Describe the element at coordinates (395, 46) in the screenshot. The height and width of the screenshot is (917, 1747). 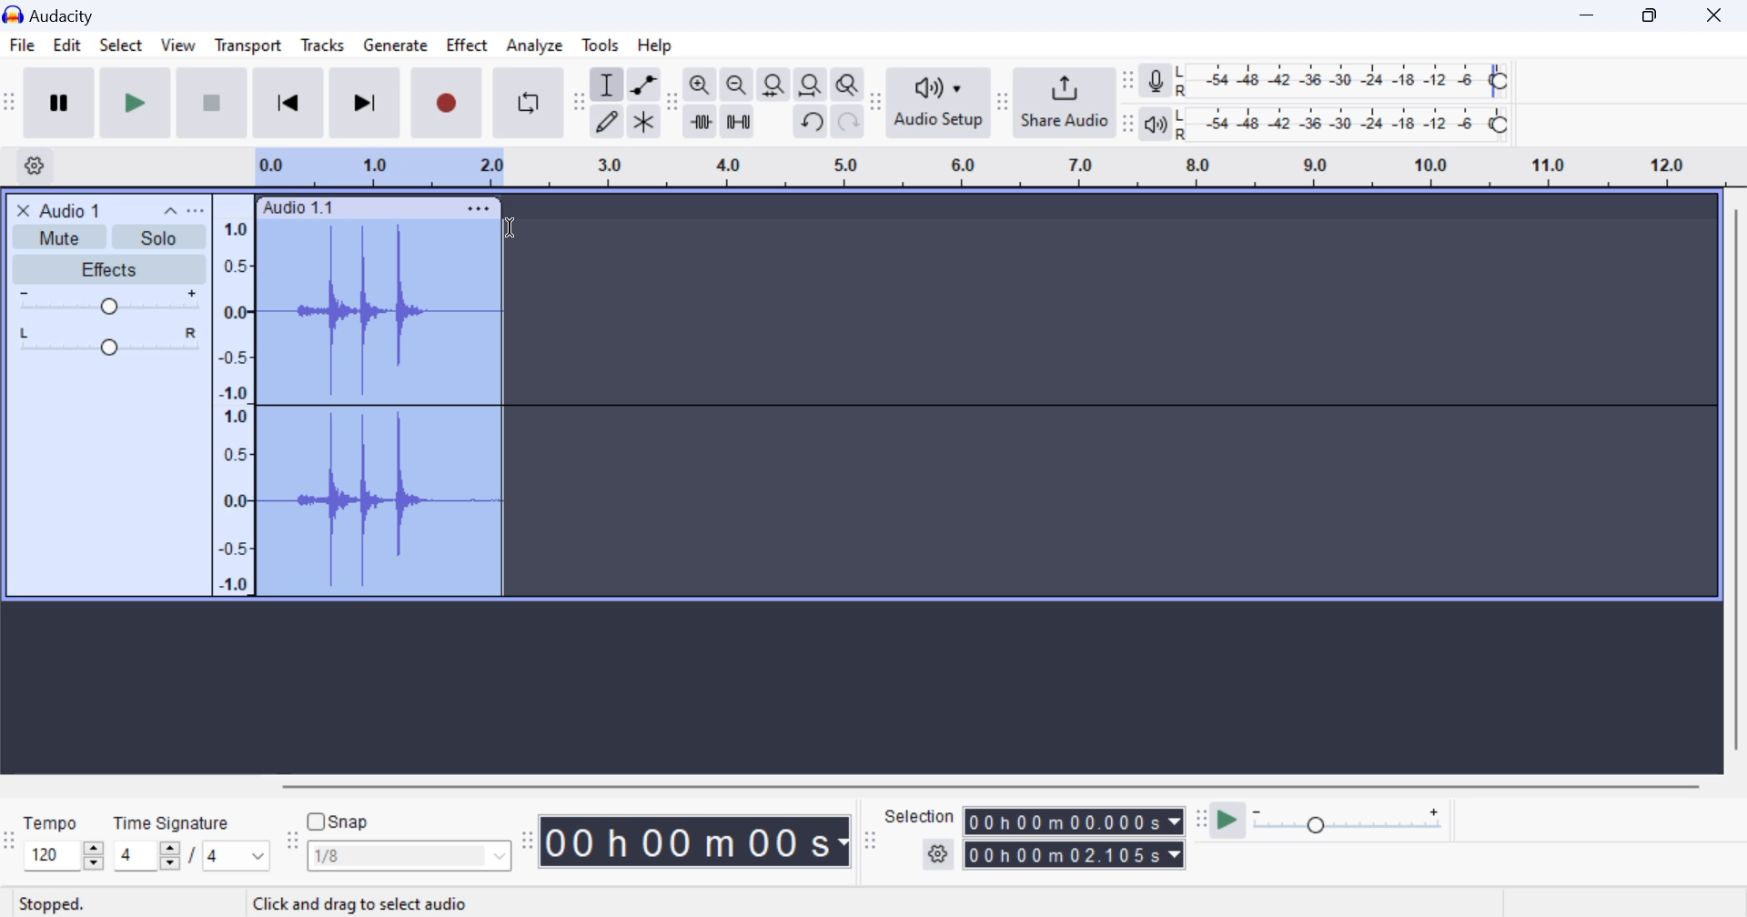
I see `Generate` at that location.